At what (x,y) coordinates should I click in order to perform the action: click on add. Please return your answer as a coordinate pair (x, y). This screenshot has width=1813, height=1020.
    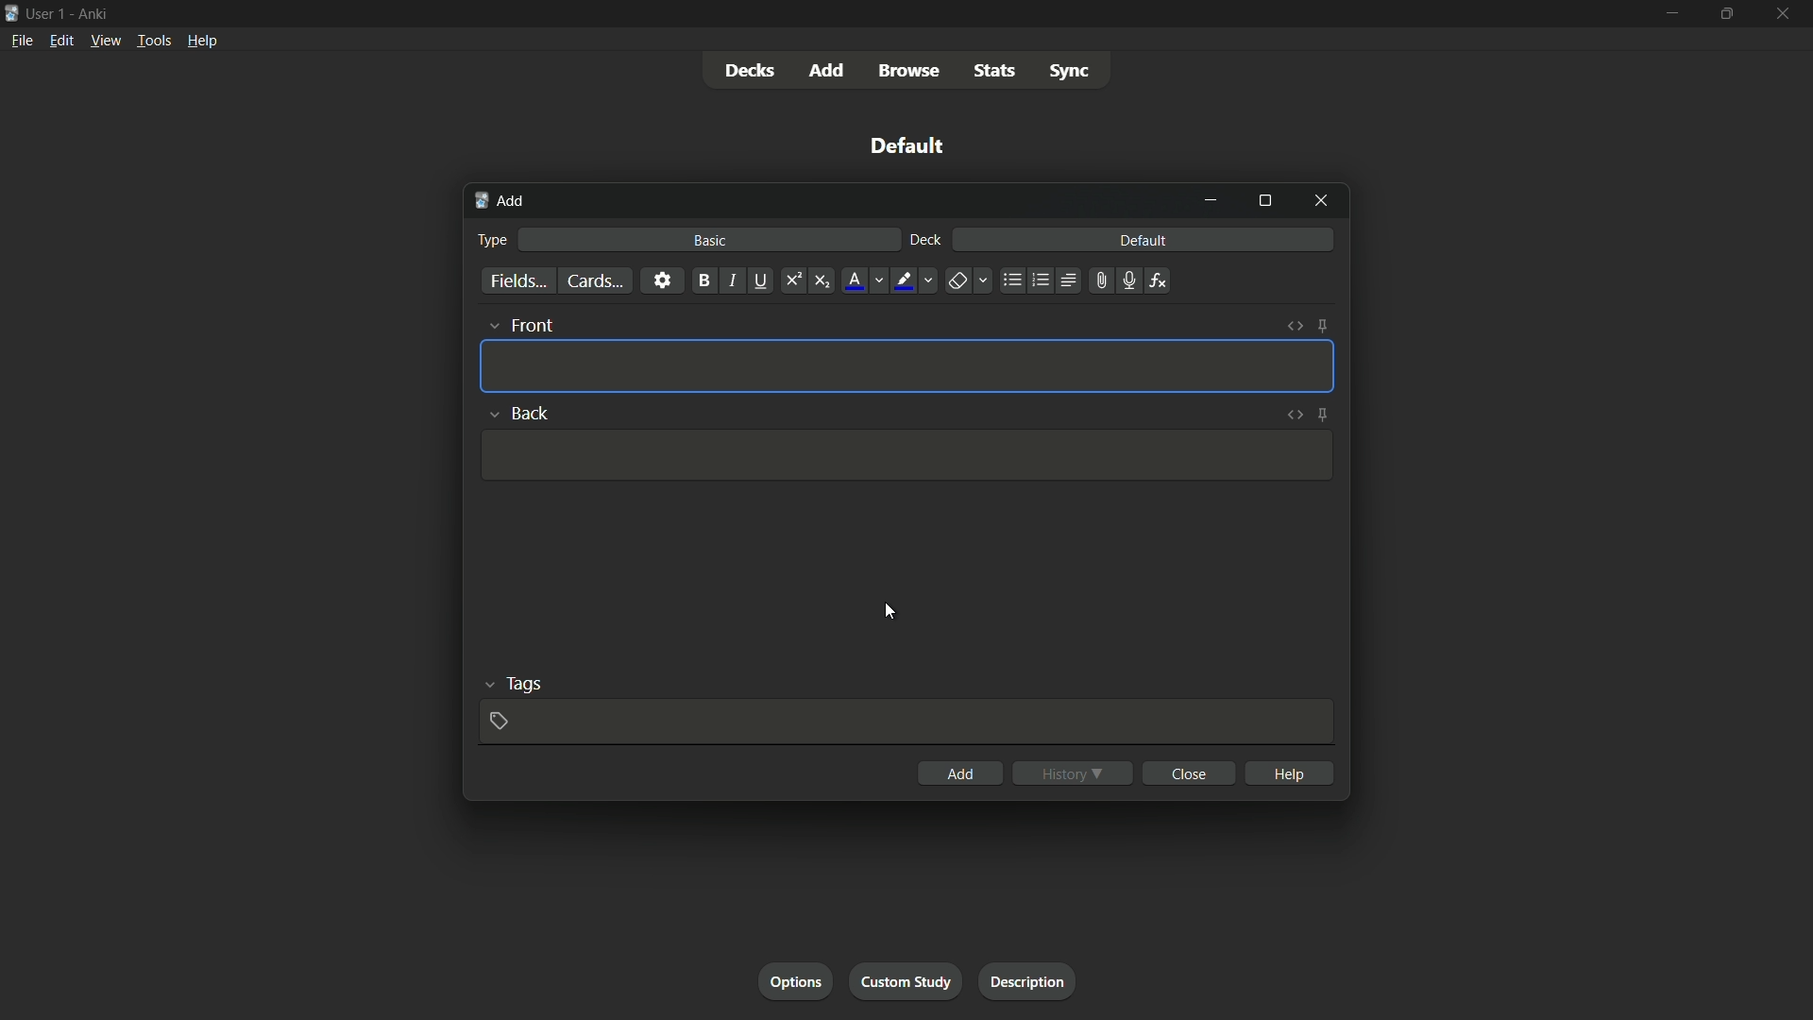
    Looking at the image, I should click on (828, 69).